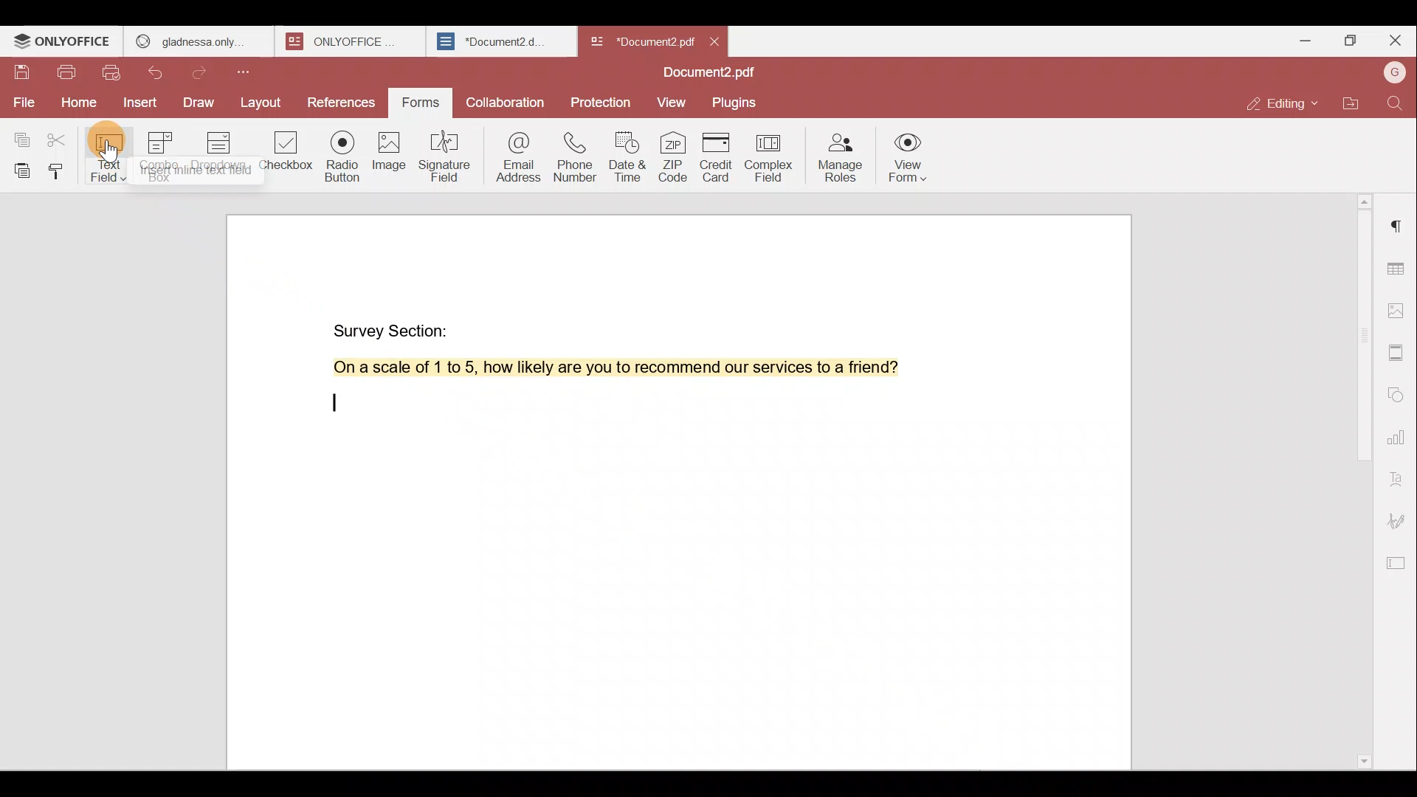  What do you see at coordinates (249, 72) in the screenshot?
I see `Customize quick access toolbar` at bounding box center [249, 72].